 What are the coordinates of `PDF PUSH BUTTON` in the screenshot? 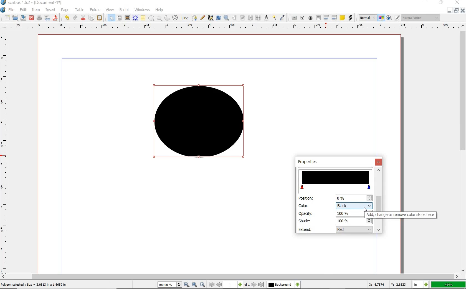 It's located at (294, 18).